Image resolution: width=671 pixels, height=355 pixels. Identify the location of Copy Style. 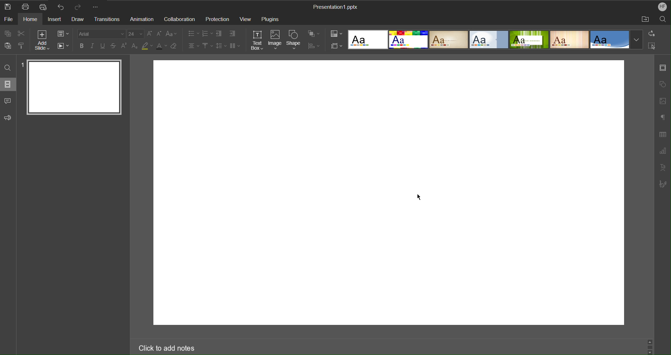
(21, 46).